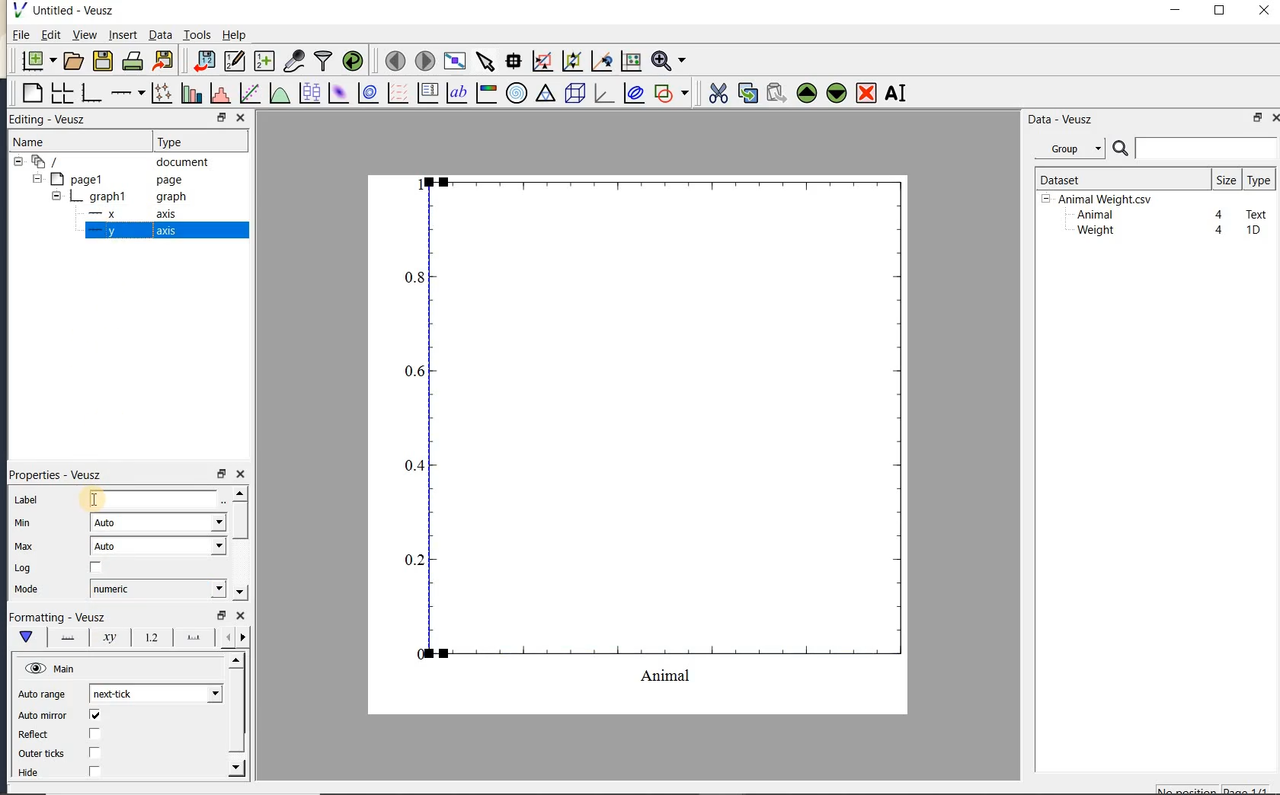 This screenshot has height=795, width=1280. I want to click on next click, so click(155, 693).